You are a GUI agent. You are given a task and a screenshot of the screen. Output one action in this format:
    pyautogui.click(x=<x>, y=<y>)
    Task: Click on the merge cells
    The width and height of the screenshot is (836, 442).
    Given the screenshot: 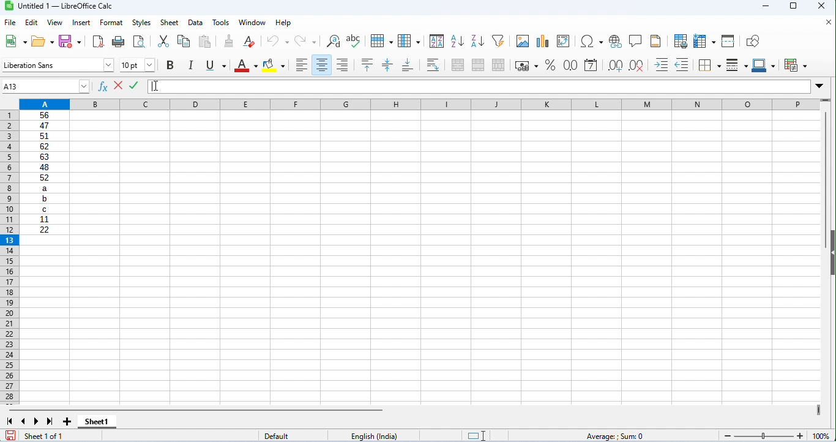 What is the action you would take?
    pyautogui.click(x=477, y=64)
    